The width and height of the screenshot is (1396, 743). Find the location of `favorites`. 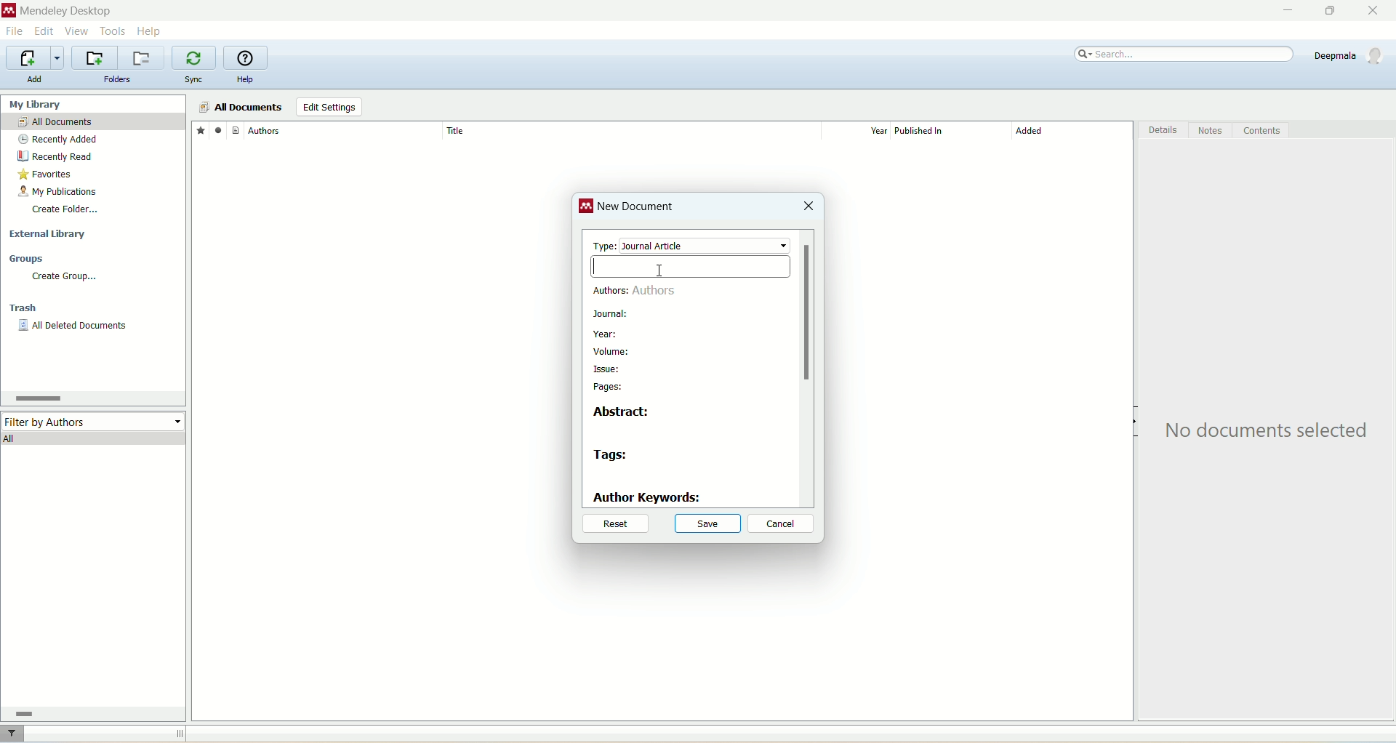

favorites is located at coordinates (47, 176).